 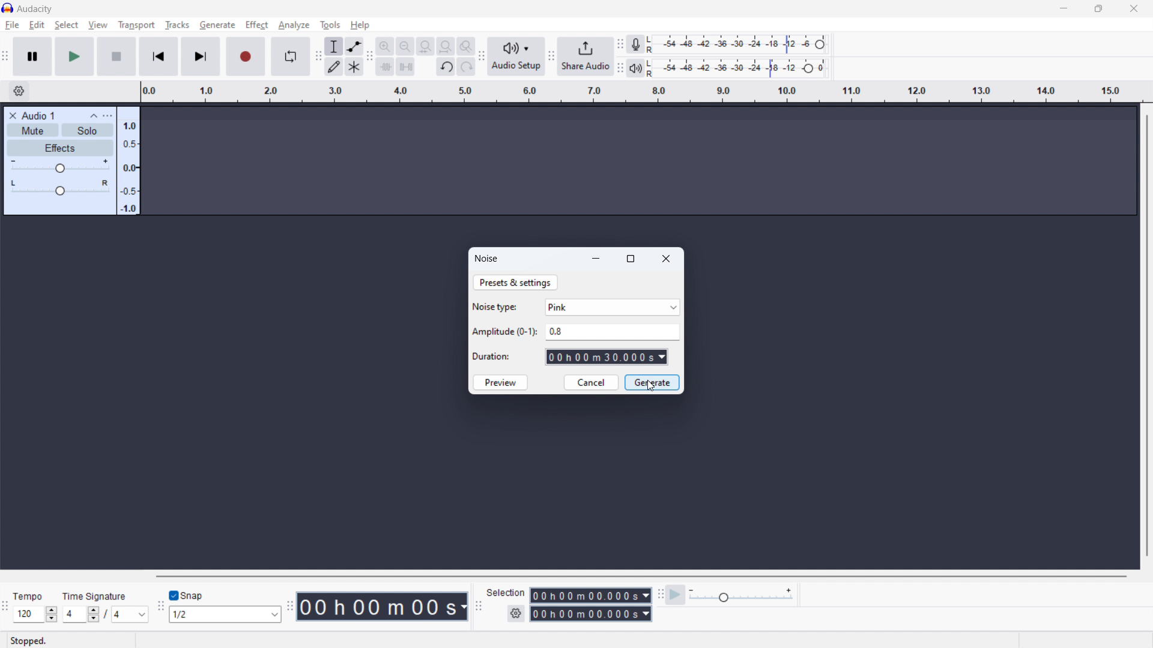 What do you see at coordinates (613, 307) in the screenshot?
I see `noise type selected` at bounding box center [613, 307].